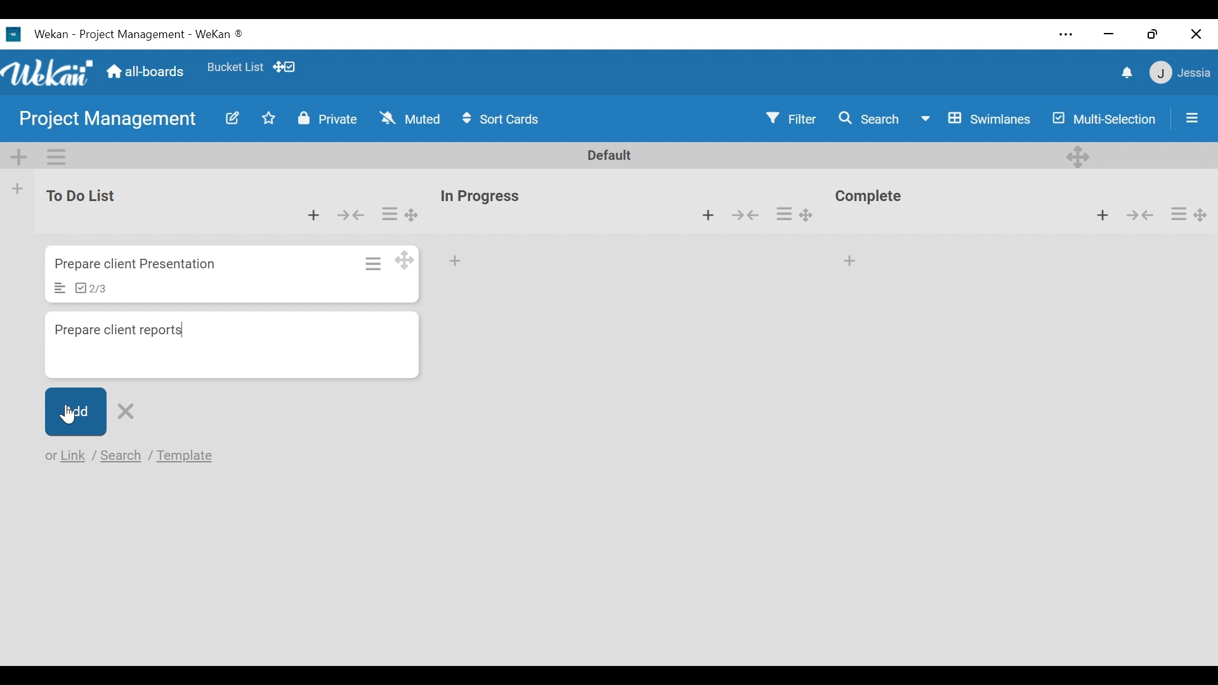  Describe the element at coordinates (85, 196) in the screenshot. I see `to do list` at that location.